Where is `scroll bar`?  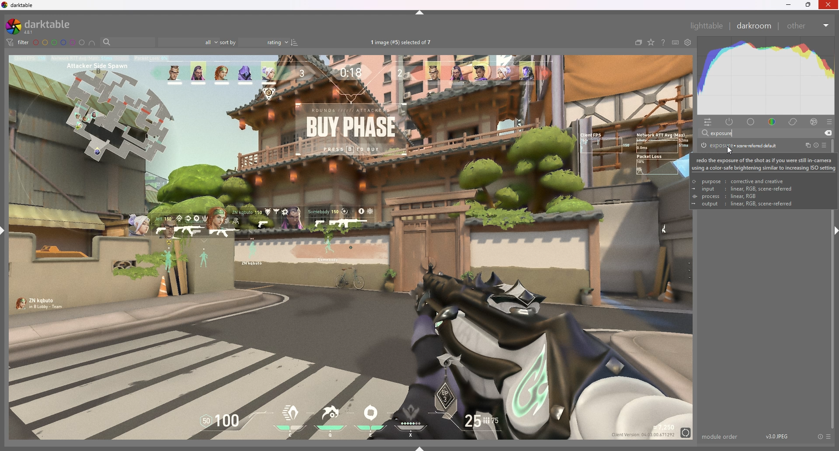
scroll bar is located at coordinates (836, 321).